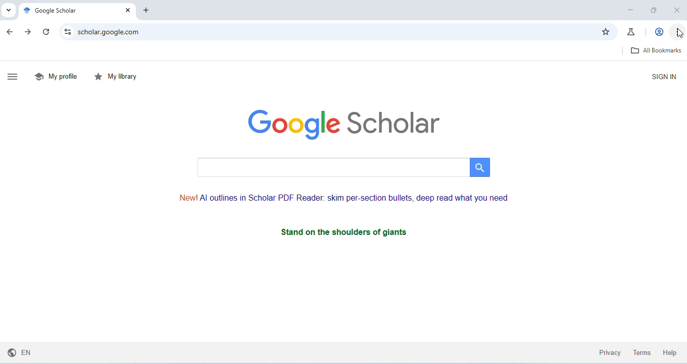  Describe the element at coordinates (69, 31) in the screenshot. I see `site settings` at that location.